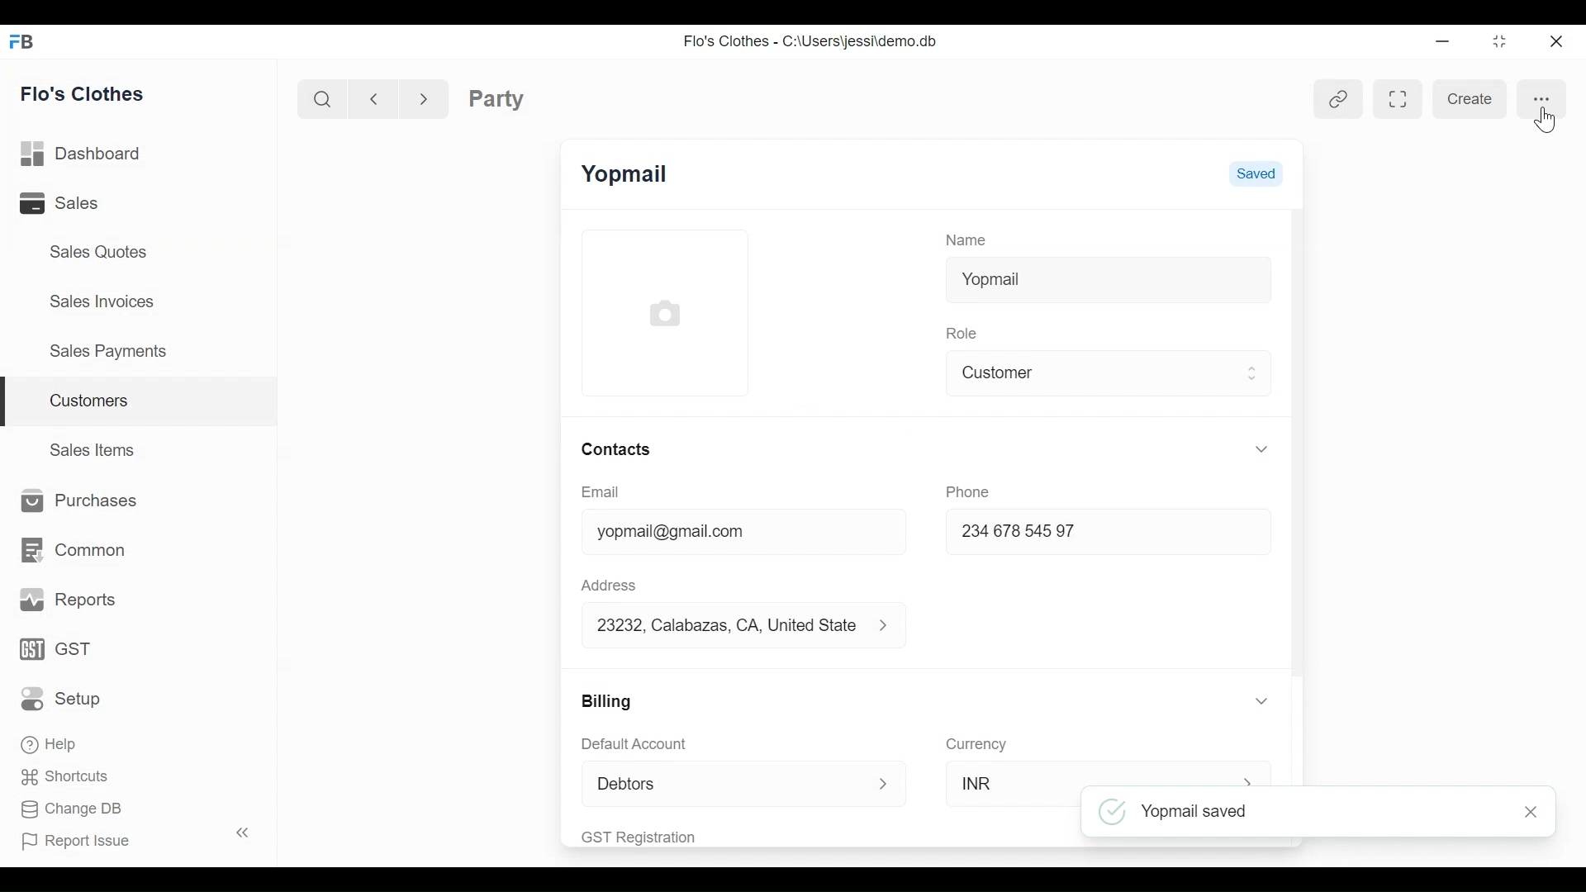  I want to click on Toggle between form and full width view, so click(1396, 98).